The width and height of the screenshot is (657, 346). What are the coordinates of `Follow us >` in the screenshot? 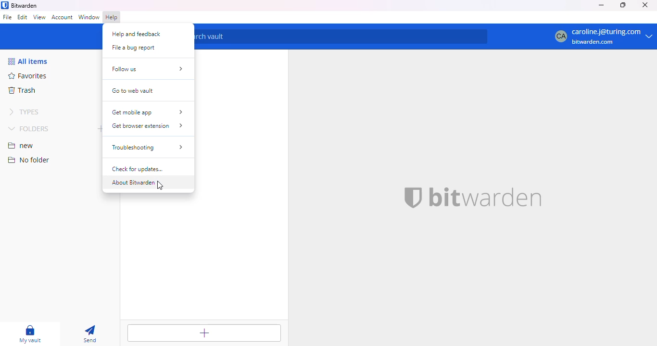 It's located at (146, 70).